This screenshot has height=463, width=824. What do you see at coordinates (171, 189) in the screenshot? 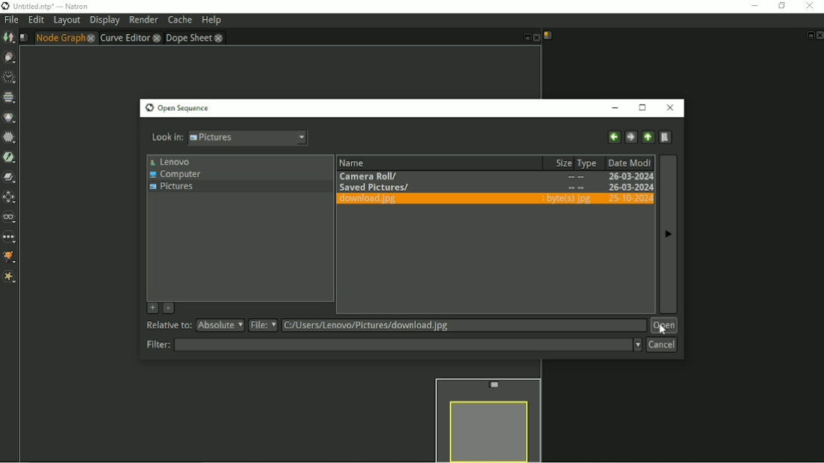
I see `Pictures` at bounding box center [171, 189].